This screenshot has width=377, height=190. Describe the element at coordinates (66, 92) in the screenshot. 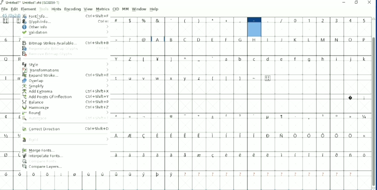

I see `Add Extrema` at that location.